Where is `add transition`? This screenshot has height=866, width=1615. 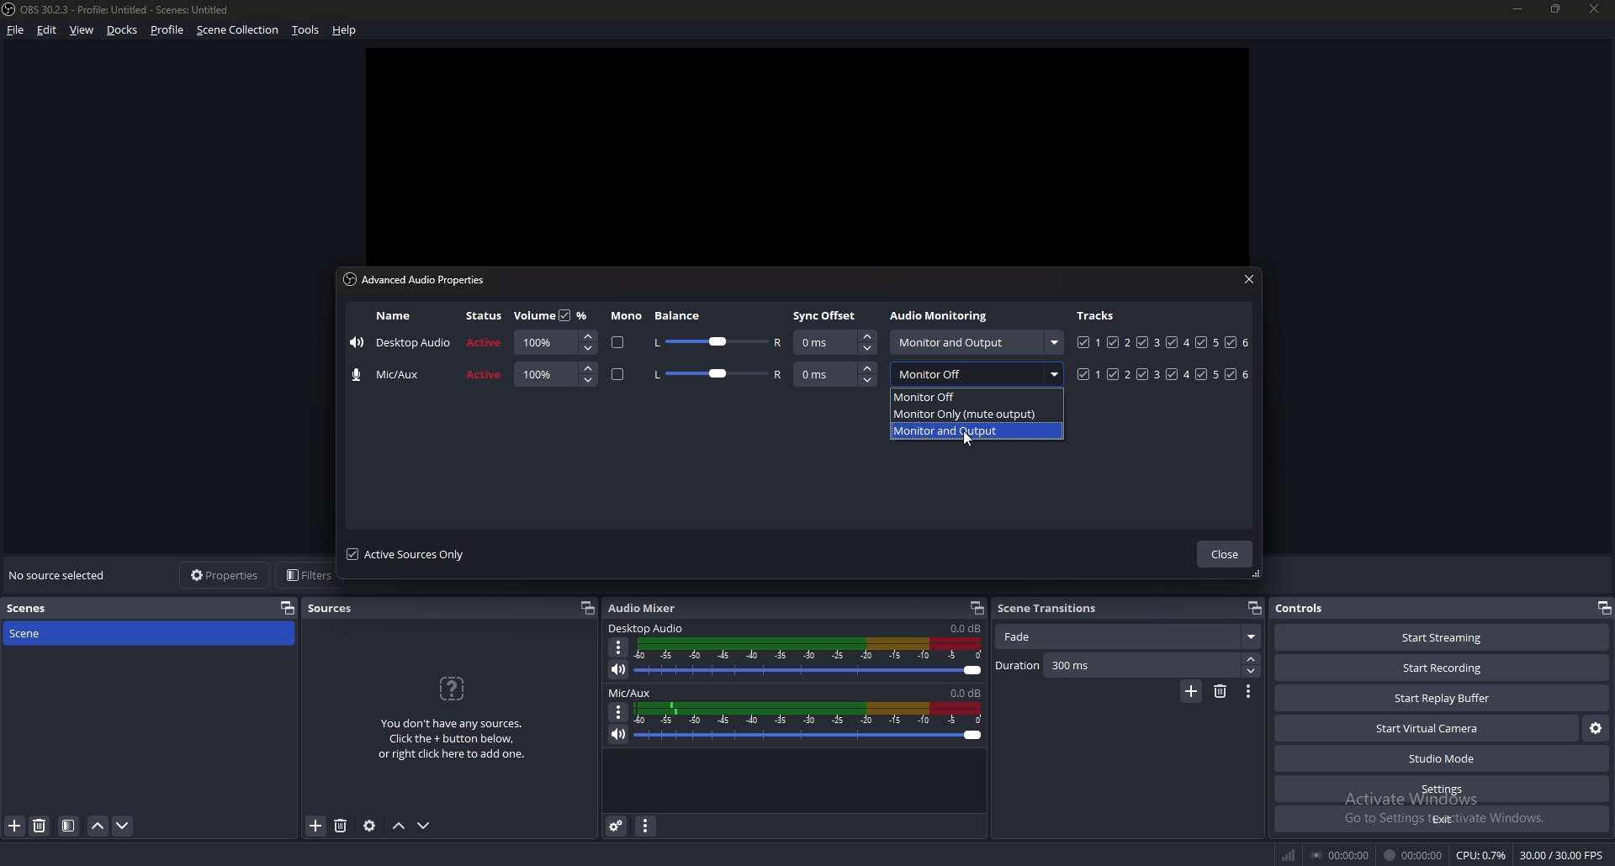
add transition is located at coordinates (1192, 691).